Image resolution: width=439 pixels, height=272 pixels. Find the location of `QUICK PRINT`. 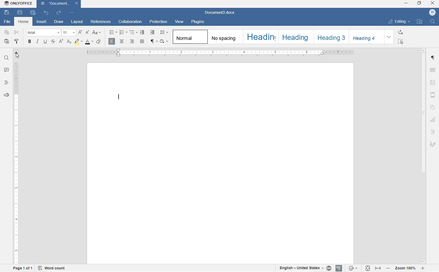

QUICK PRINT is located at coordinates (32, 13).